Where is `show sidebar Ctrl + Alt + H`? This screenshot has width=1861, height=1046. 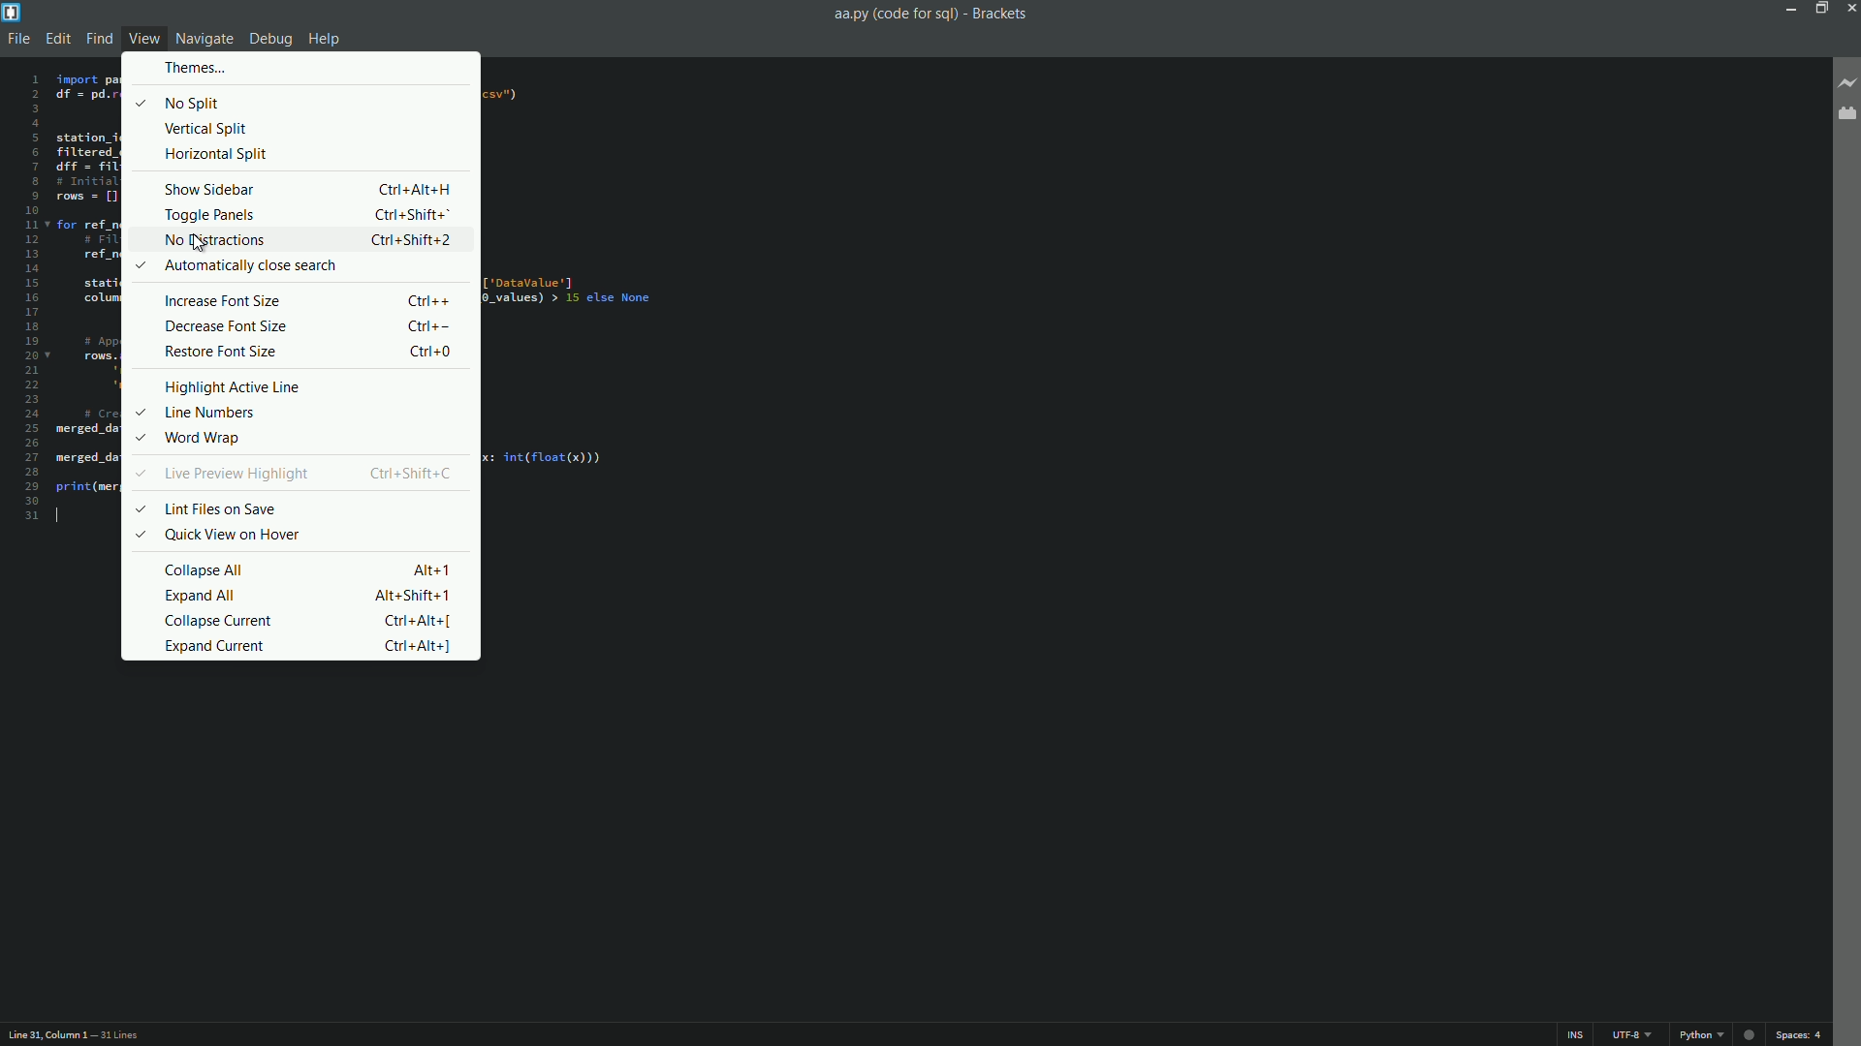
show sidebar Ctrl + Alt + H is located at coordinates (305, 189).